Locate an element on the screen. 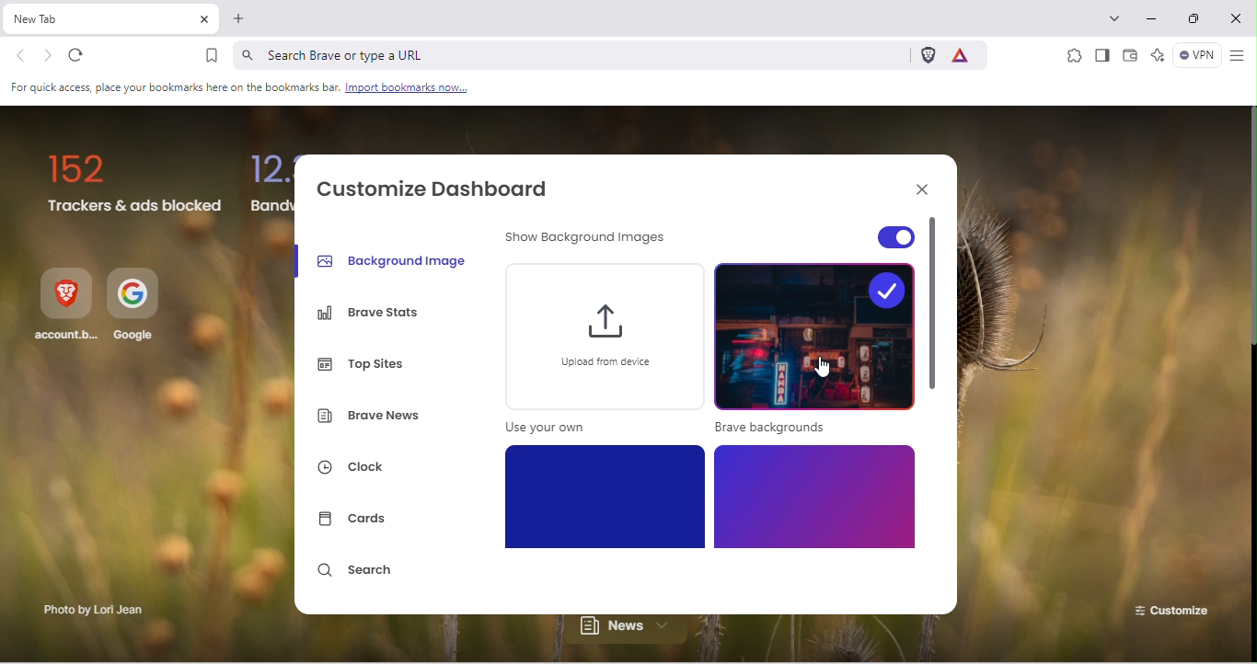  Brave rewards is located at coordinates (965, 54).